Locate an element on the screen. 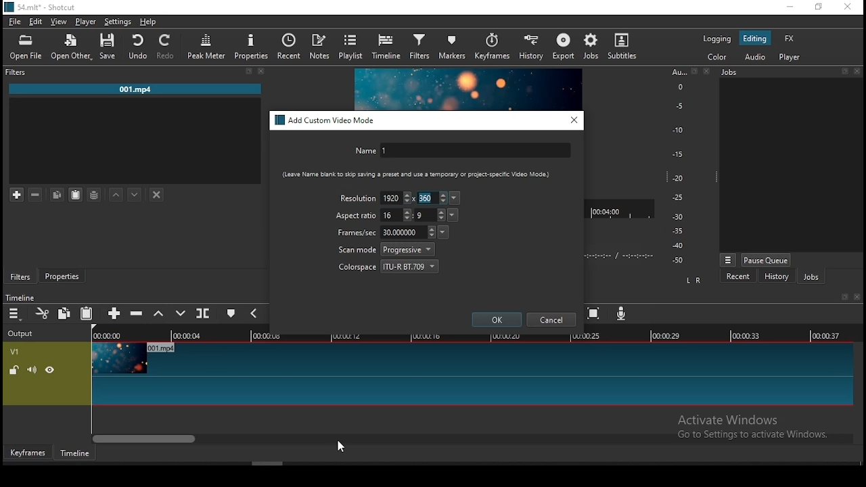 This screenshot has width=866, height=487. remove selected filters is located at coordinates (36, 195).